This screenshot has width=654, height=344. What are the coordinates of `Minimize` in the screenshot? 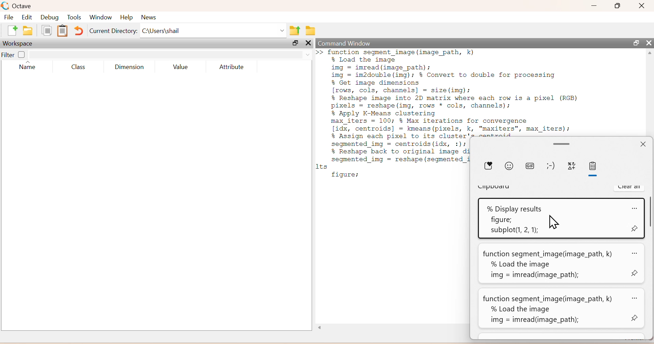 It's located at (562, 143).